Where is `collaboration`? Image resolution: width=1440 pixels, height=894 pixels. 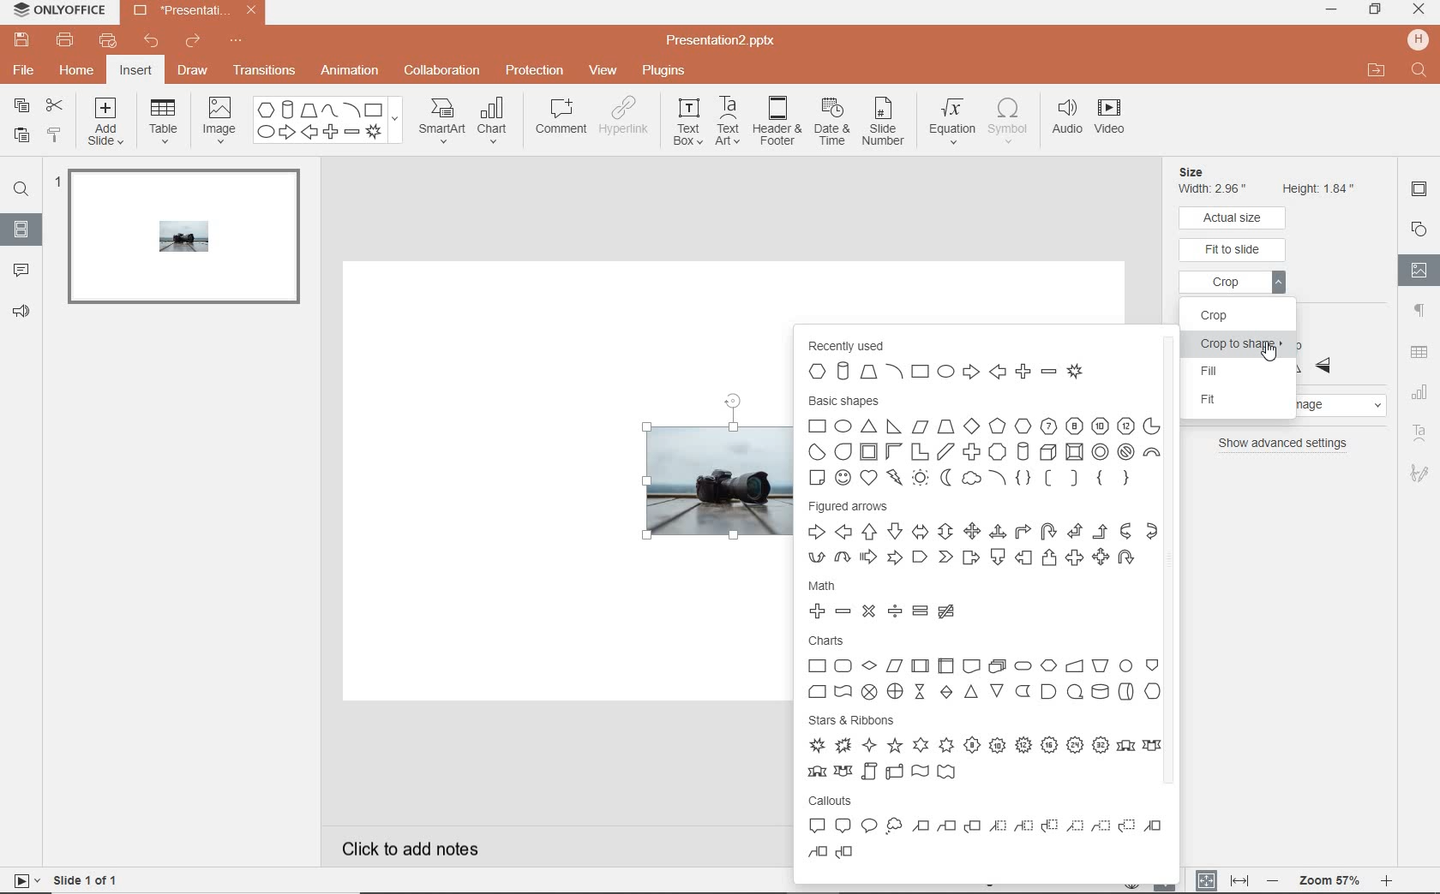 collaboration is located at coordinates (443, 72).